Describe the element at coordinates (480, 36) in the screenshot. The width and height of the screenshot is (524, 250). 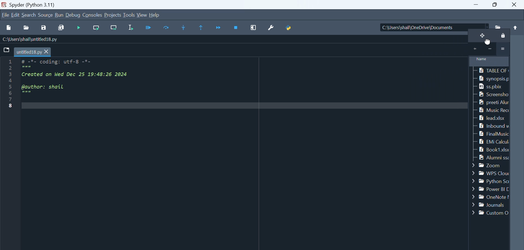
I see `unlock position` at that location.